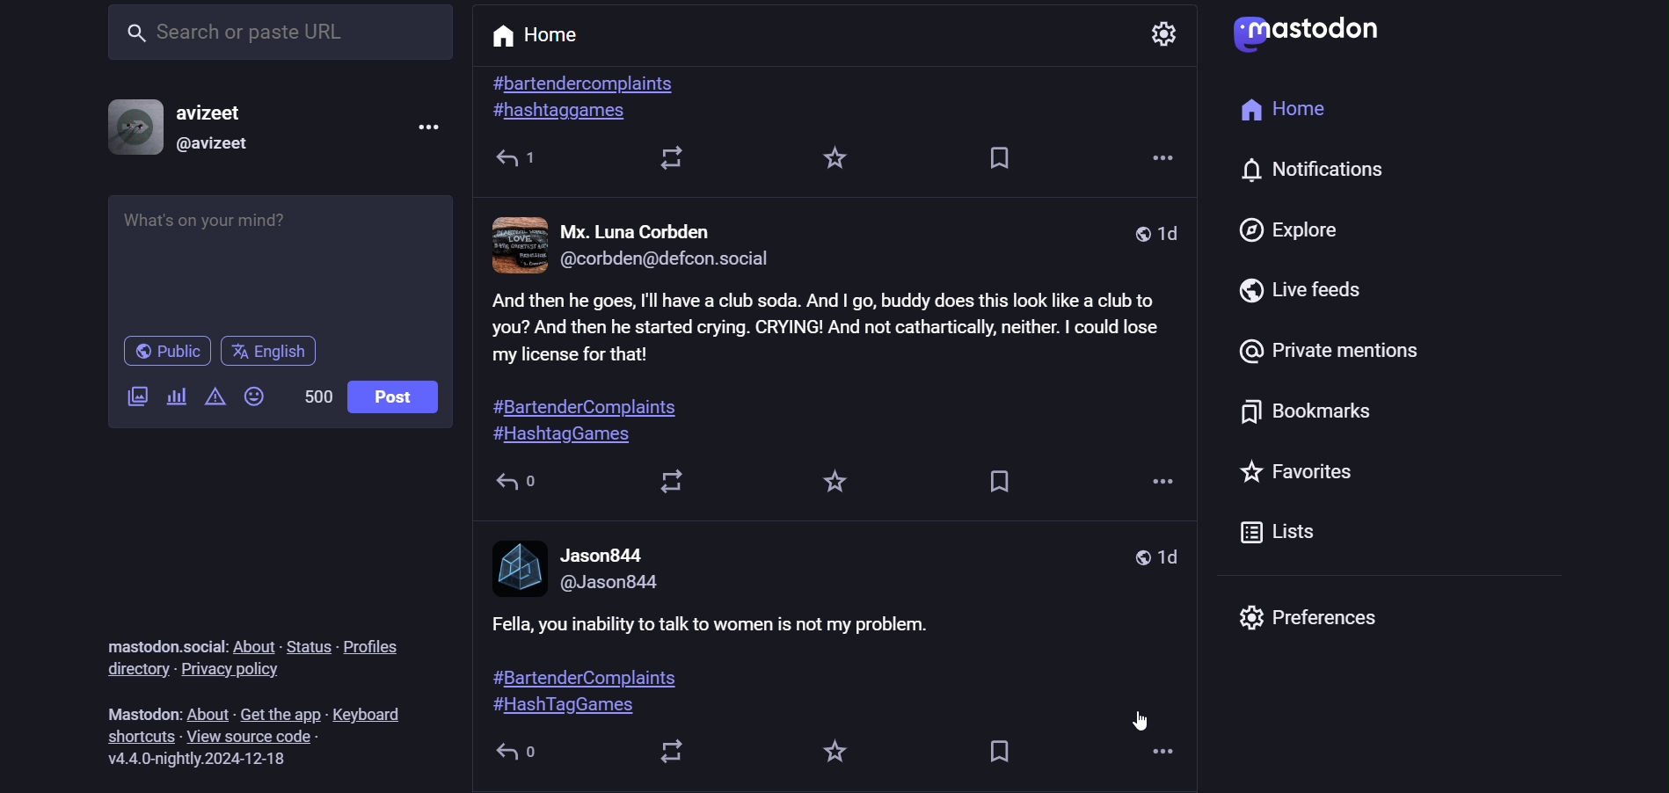 The height and width of the screenshot is (793, 1669). What do you see at coordinates (213, 146) in the screenshot?
I see `@avizeet` at bounding box center [213, 146].